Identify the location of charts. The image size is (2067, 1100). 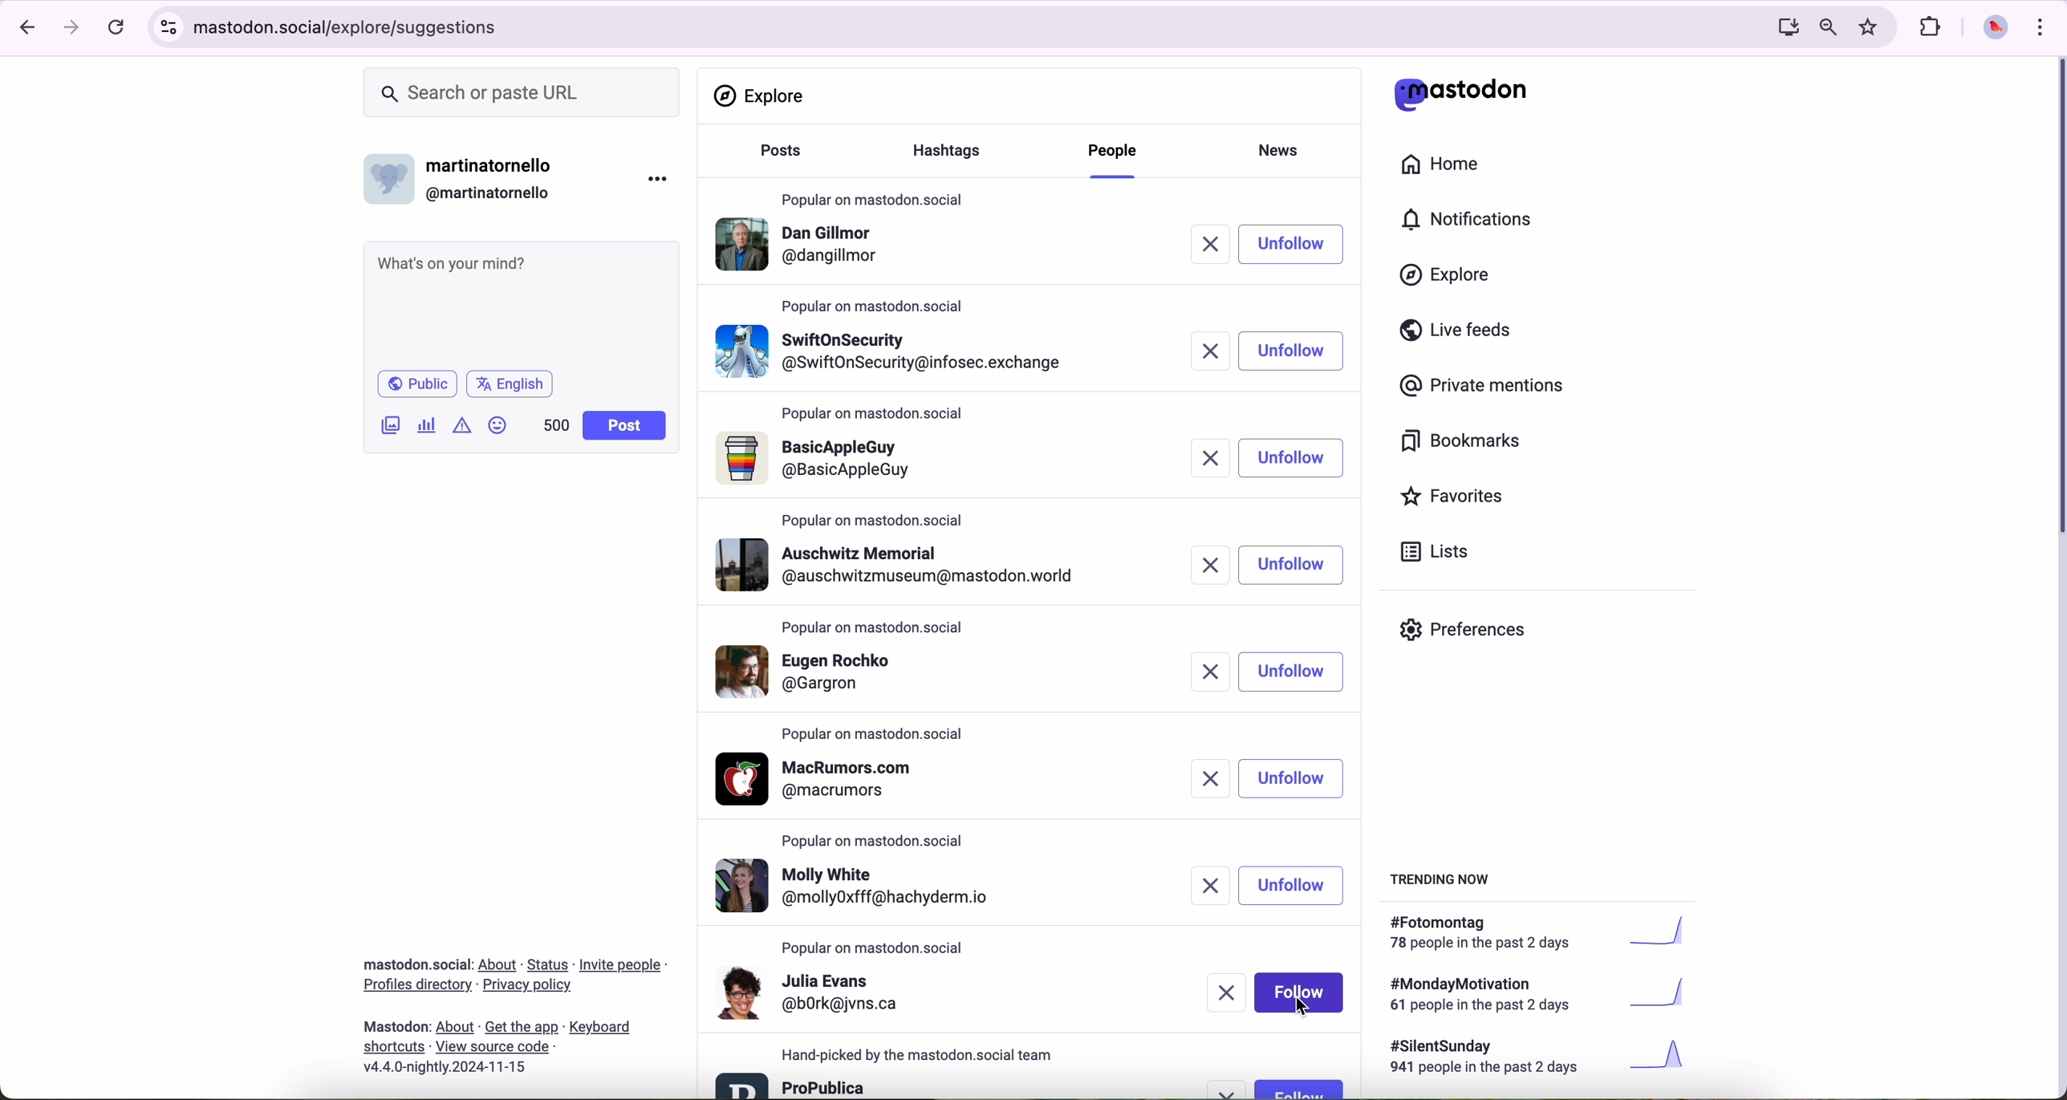
(430, 425).